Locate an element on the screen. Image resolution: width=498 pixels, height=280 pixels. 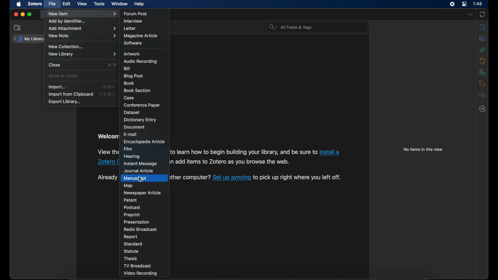
import is located at coordinates (57, 87).